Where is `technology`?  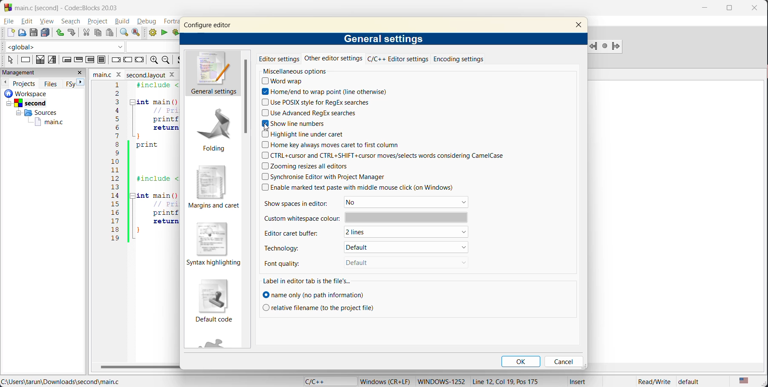 technology is located at coordinates (294, 247).